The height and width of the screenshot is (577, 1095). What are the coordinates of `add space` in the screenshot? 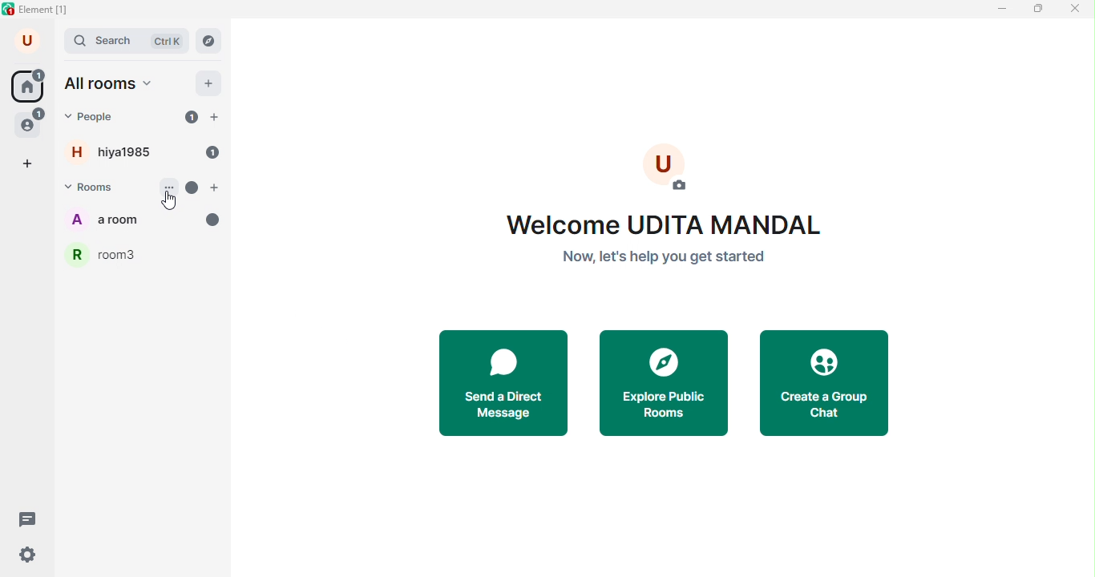 It's located at (30, 163).